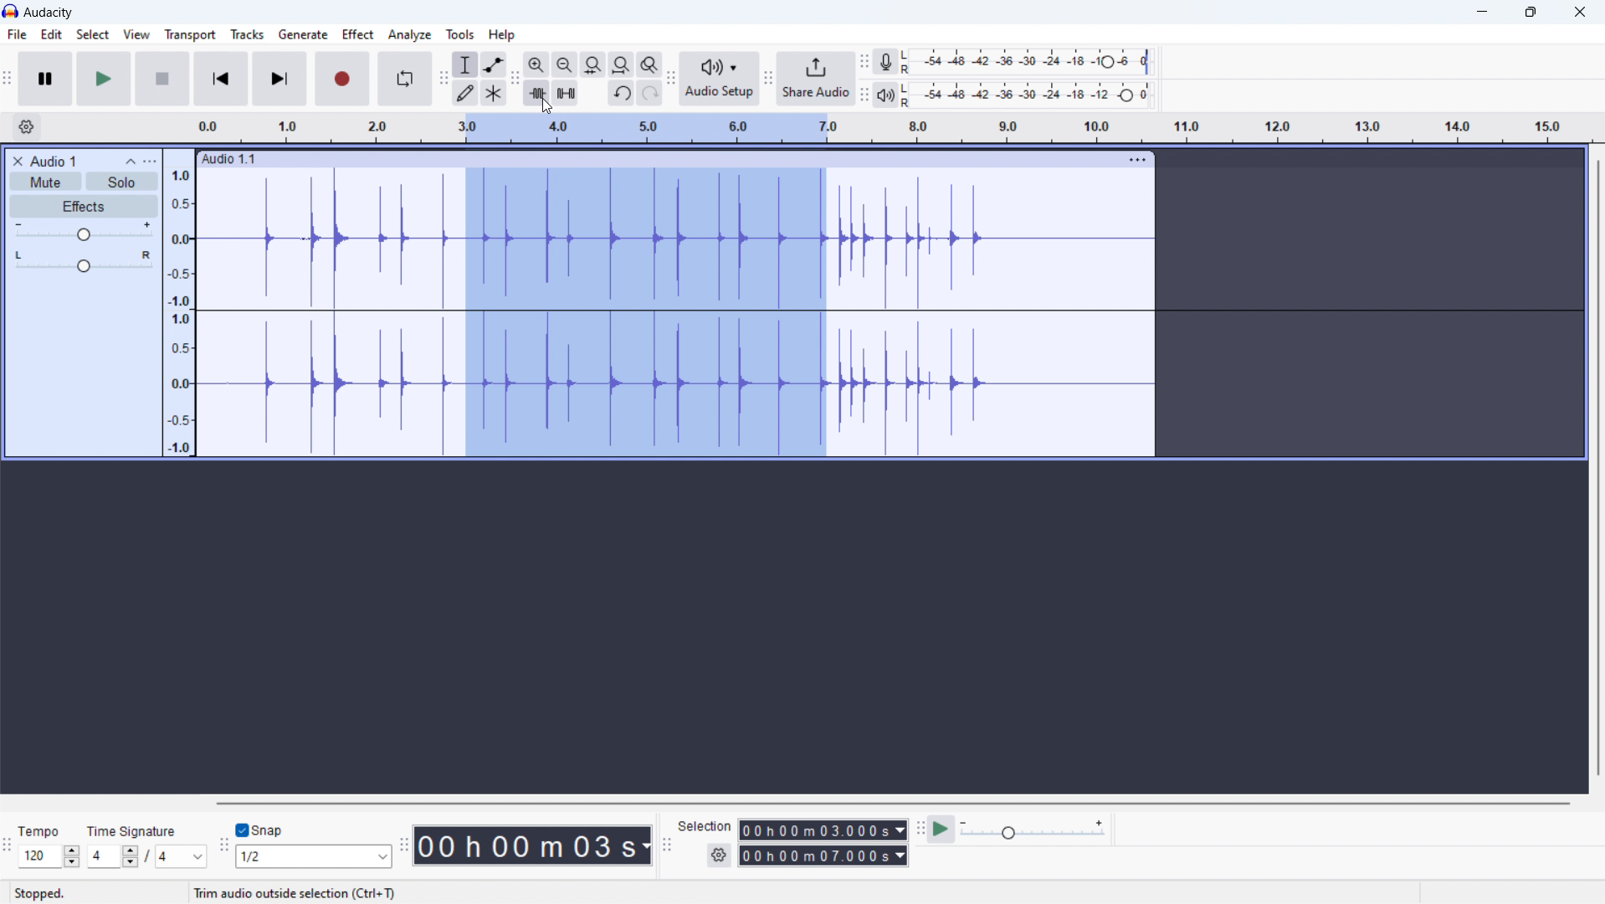 The image size is (1605, 904). What do you see at coordinates (44, 830) in the screenshot?
I see `Tempo` at bounding box center [44, 830].